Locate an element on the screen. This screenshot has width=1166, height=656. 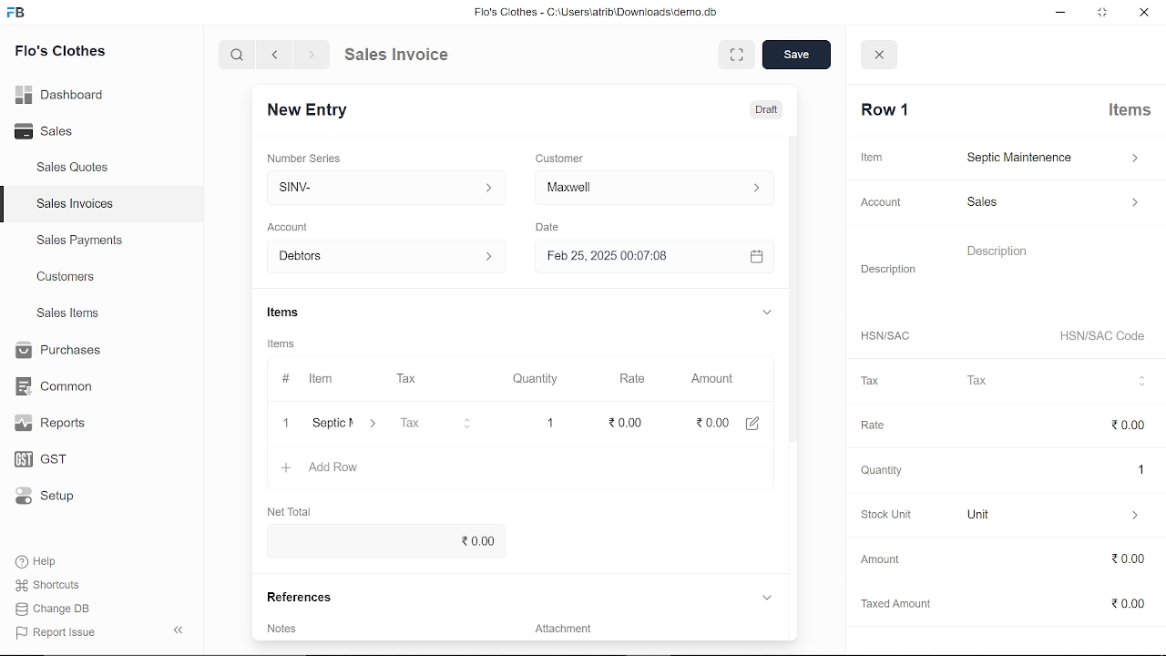
Stock Unit is located at coordinates (882, 515).